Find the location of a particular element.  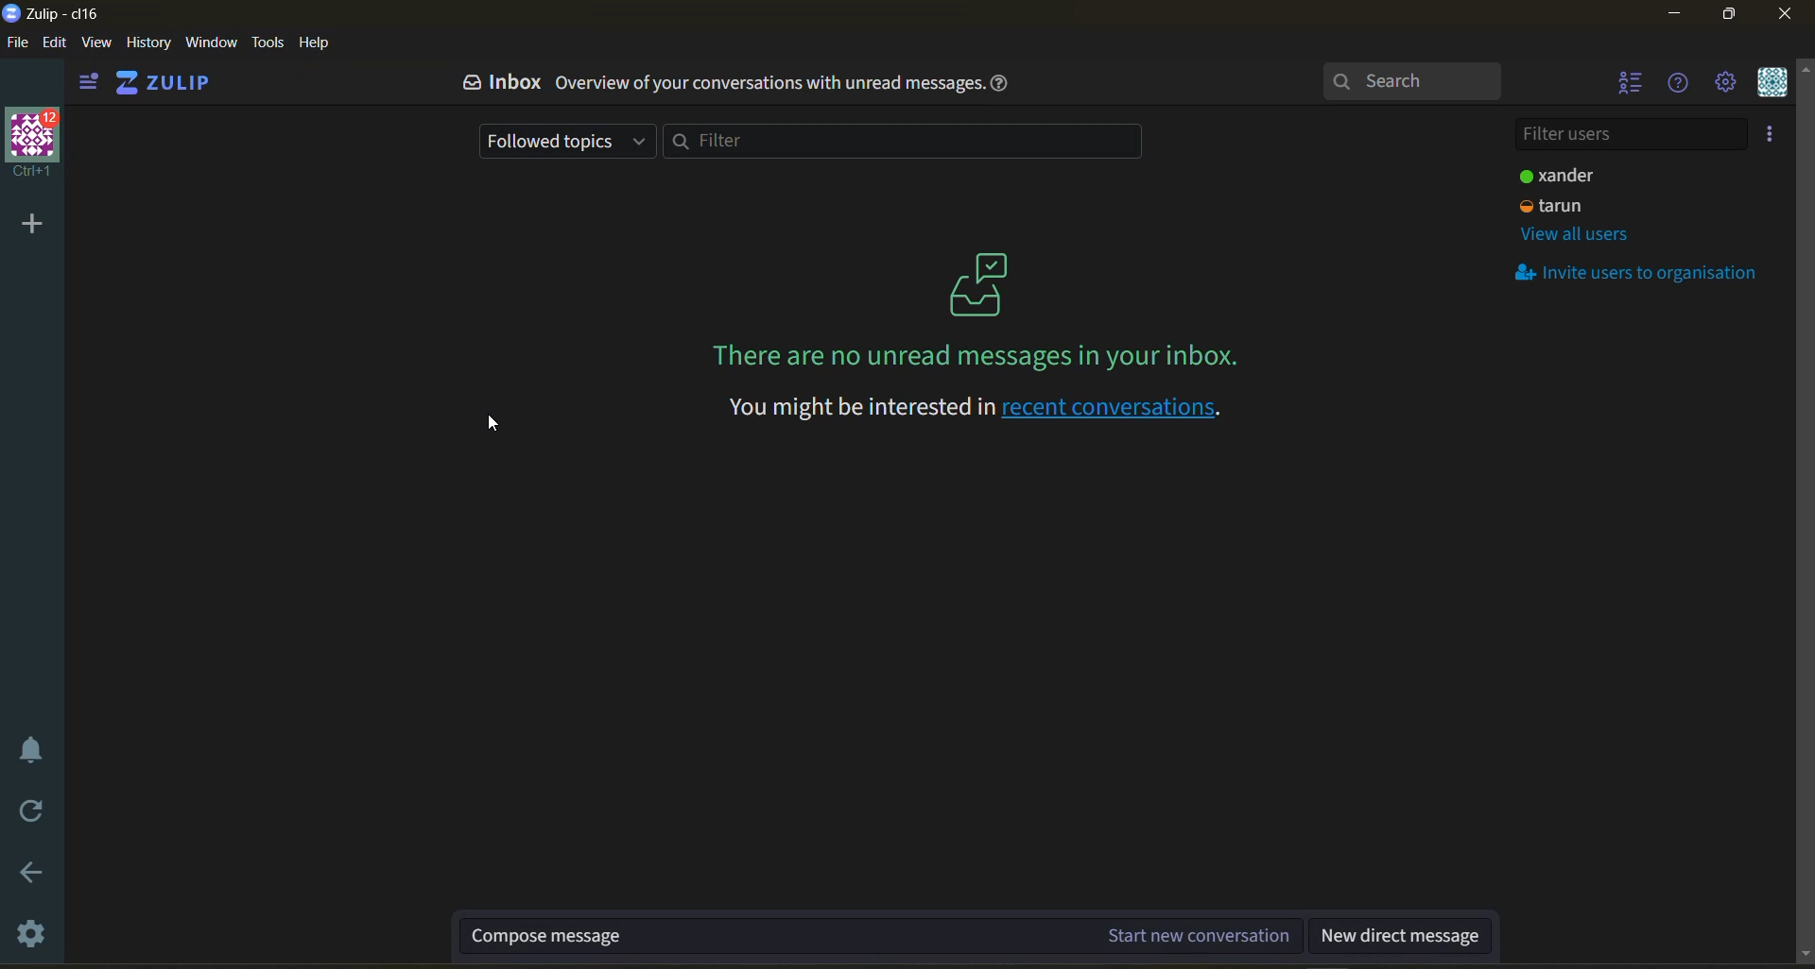

app name and organisation name is located at coordinates (53, 12).